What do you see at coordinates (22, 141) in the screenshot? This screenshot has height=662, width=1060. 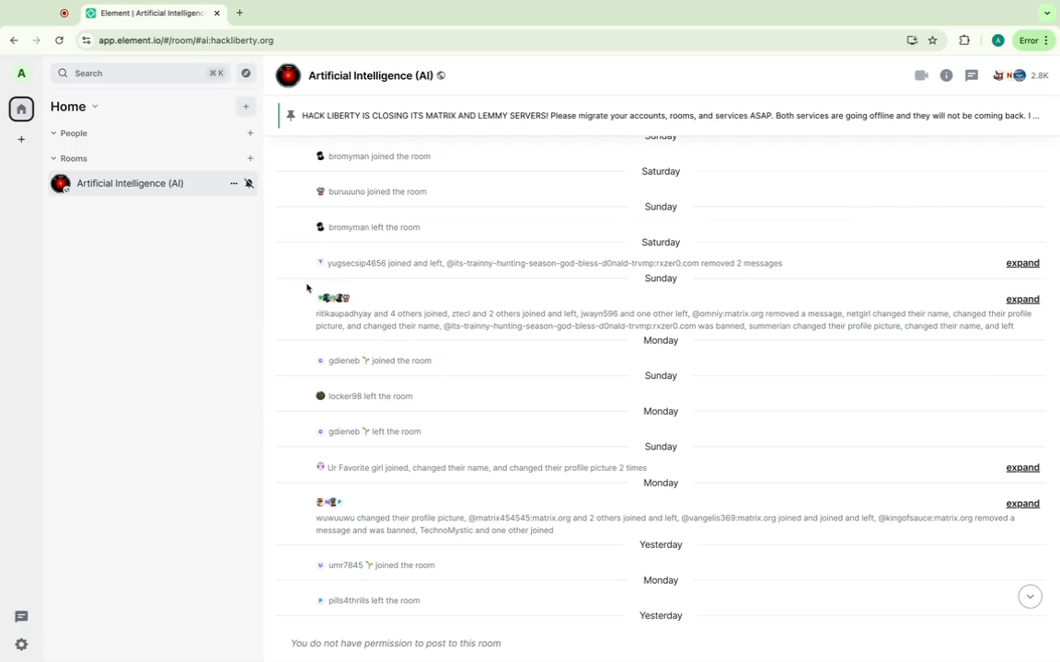 I see `Create space` at bounding box center [22, 141].